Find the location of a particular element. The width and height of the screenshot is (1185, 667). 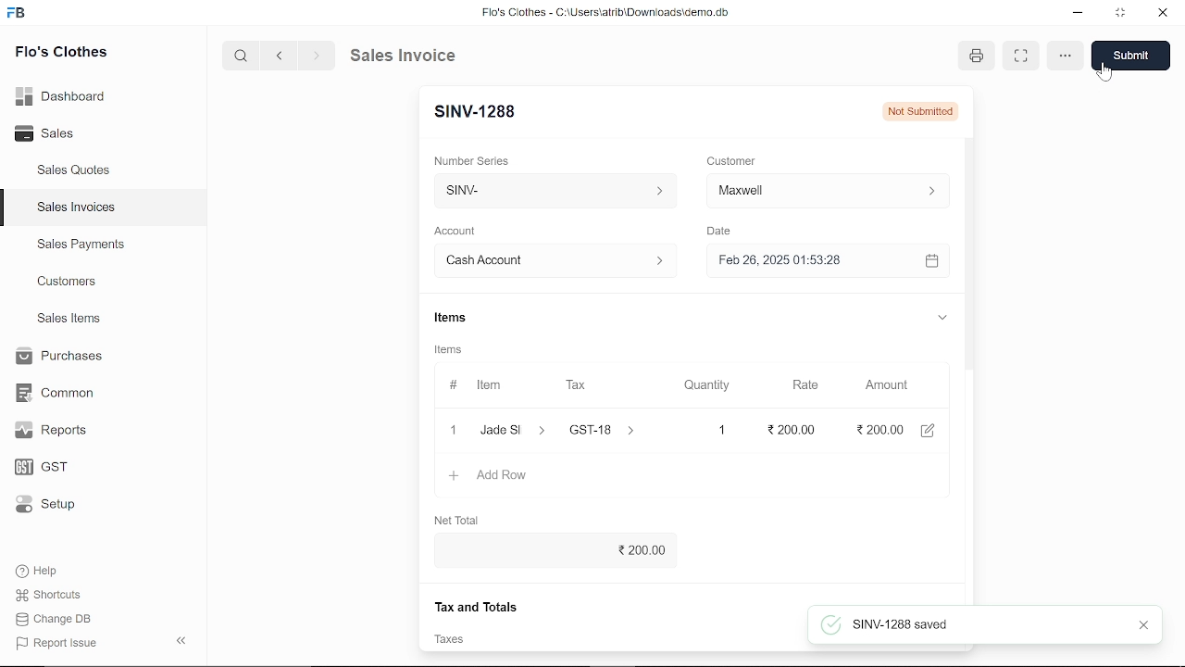

close is located at coordinates (452, 429).